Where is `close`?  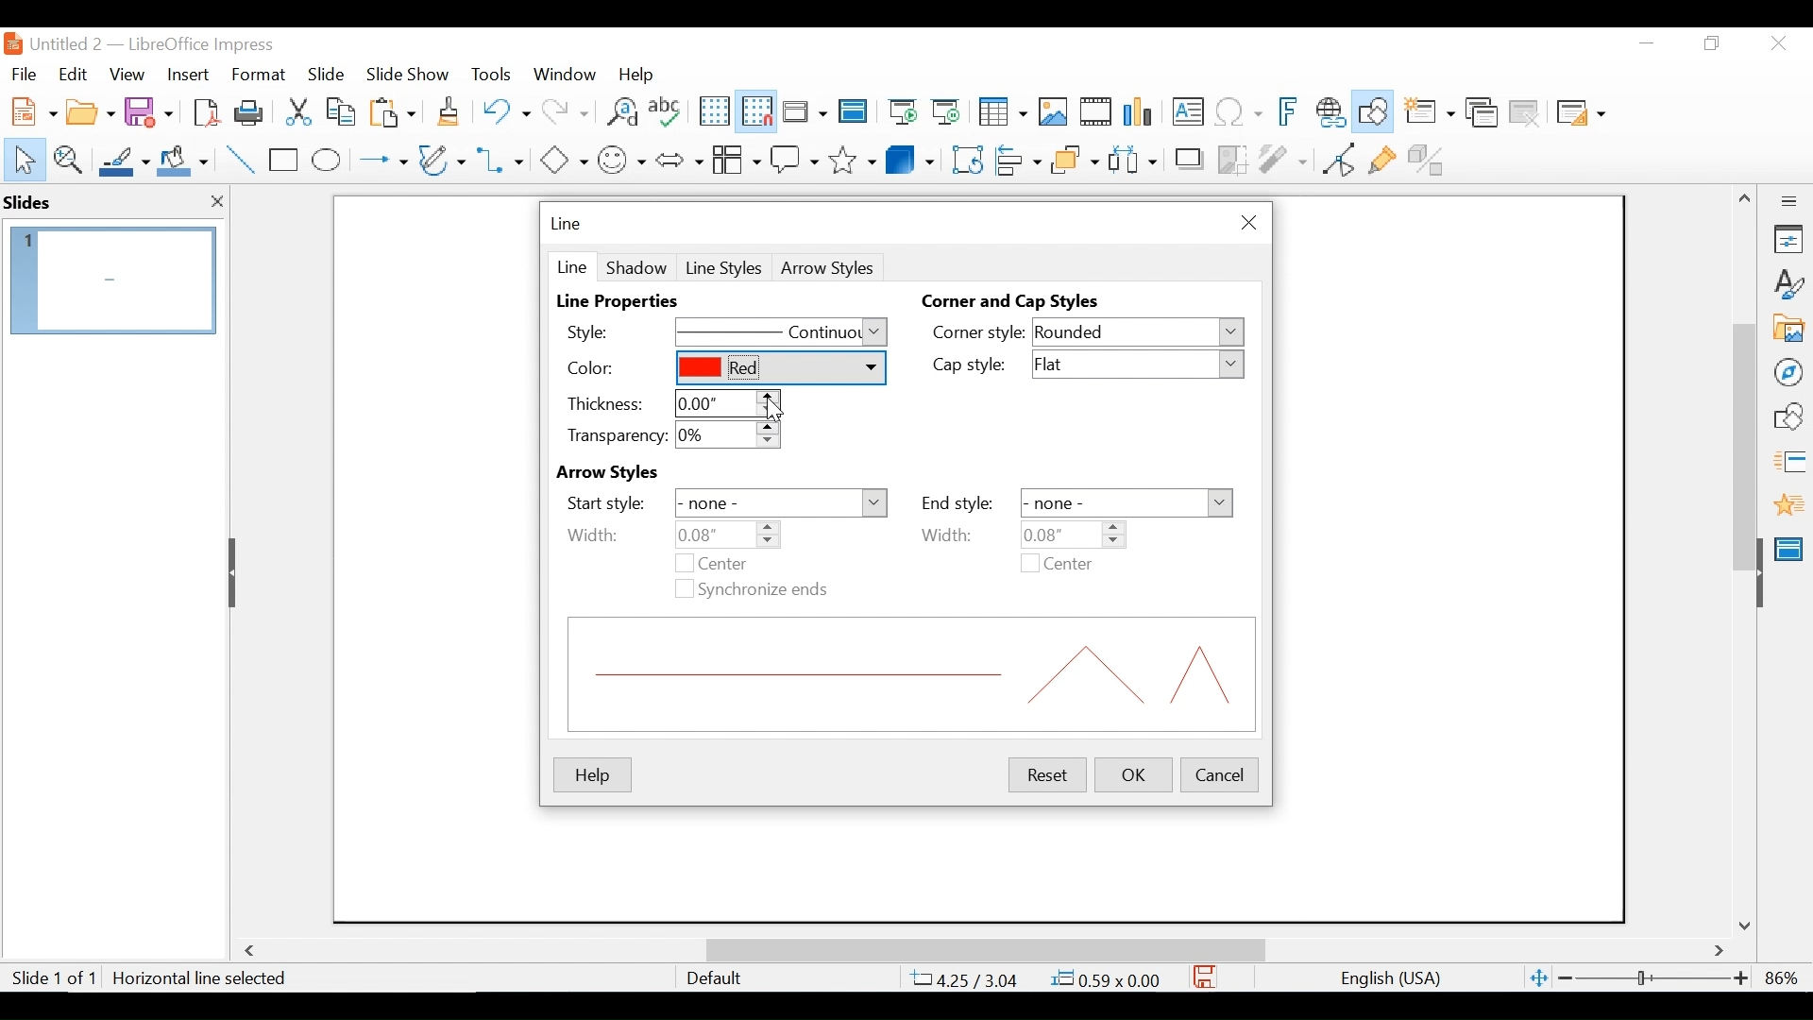
close is located at coordinates (218, 202).